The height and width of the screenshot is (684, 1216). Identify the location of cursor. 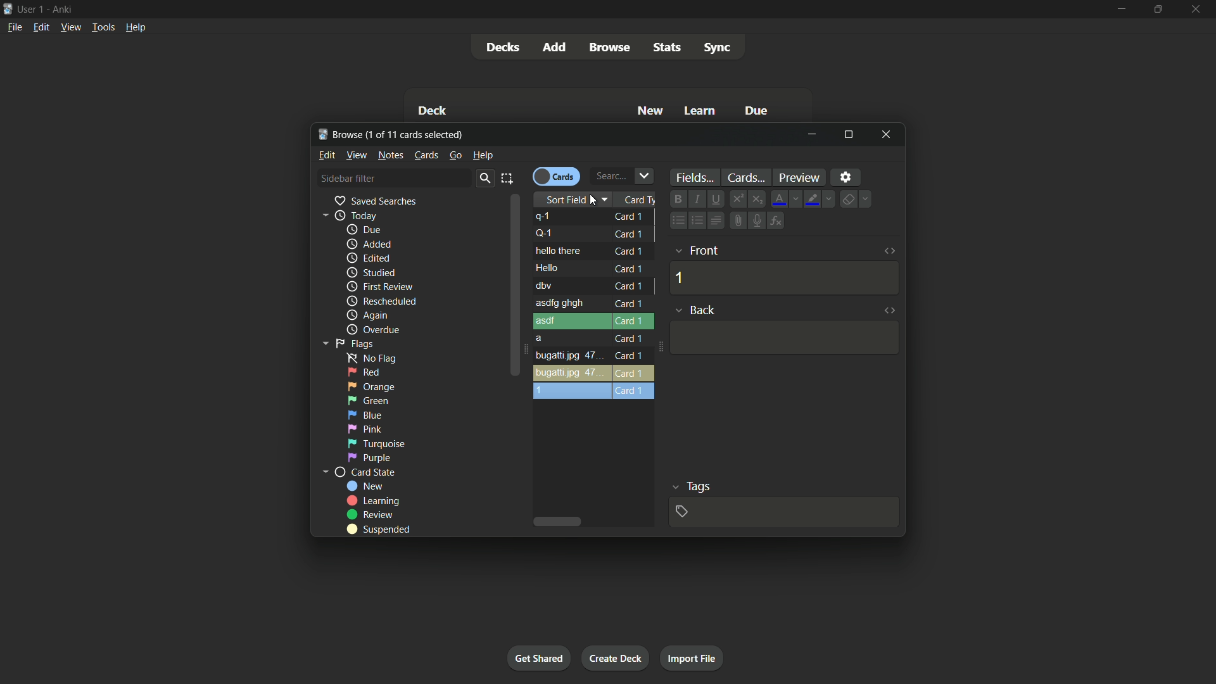
(597, 200).